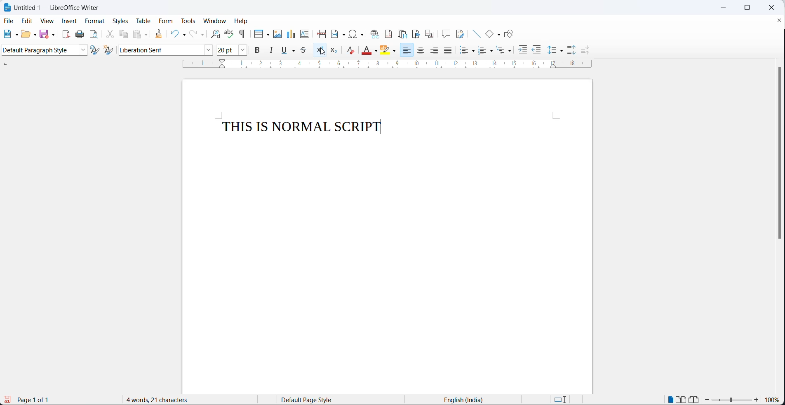 The height and width of the screenshot is (405, 785). What do you see at coordinates (112, 52) in the screenshot?
I see `create new style from selection` at bounding box center [112, 52].